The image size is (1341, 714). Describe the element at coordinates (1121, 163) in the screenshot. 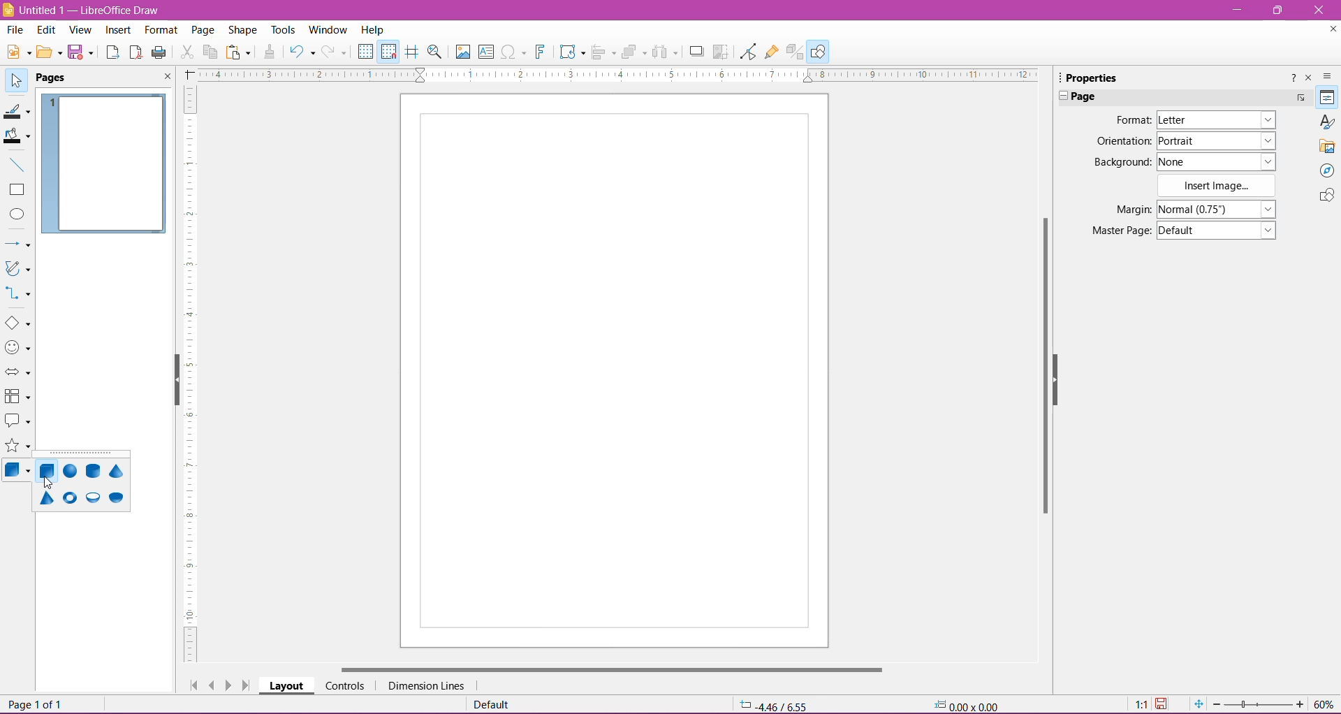

I see `Background` at that location.